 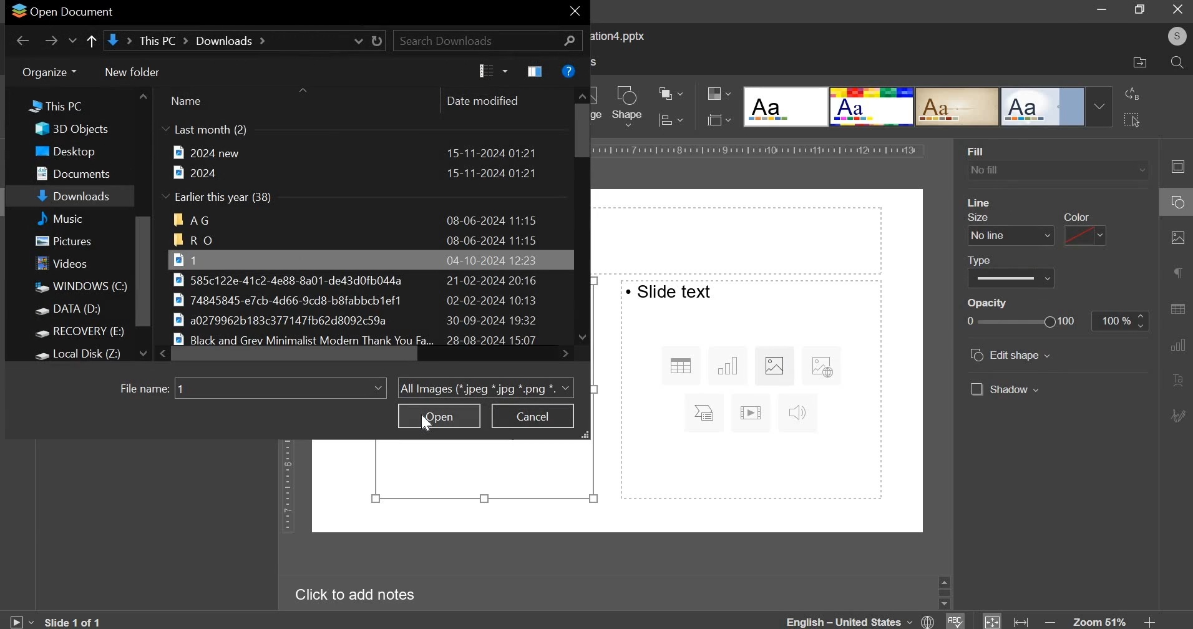 What do you see at coordinates (365, 353) in the screenshot?
I see `horizontal slider` at bounding box center [365, 353].